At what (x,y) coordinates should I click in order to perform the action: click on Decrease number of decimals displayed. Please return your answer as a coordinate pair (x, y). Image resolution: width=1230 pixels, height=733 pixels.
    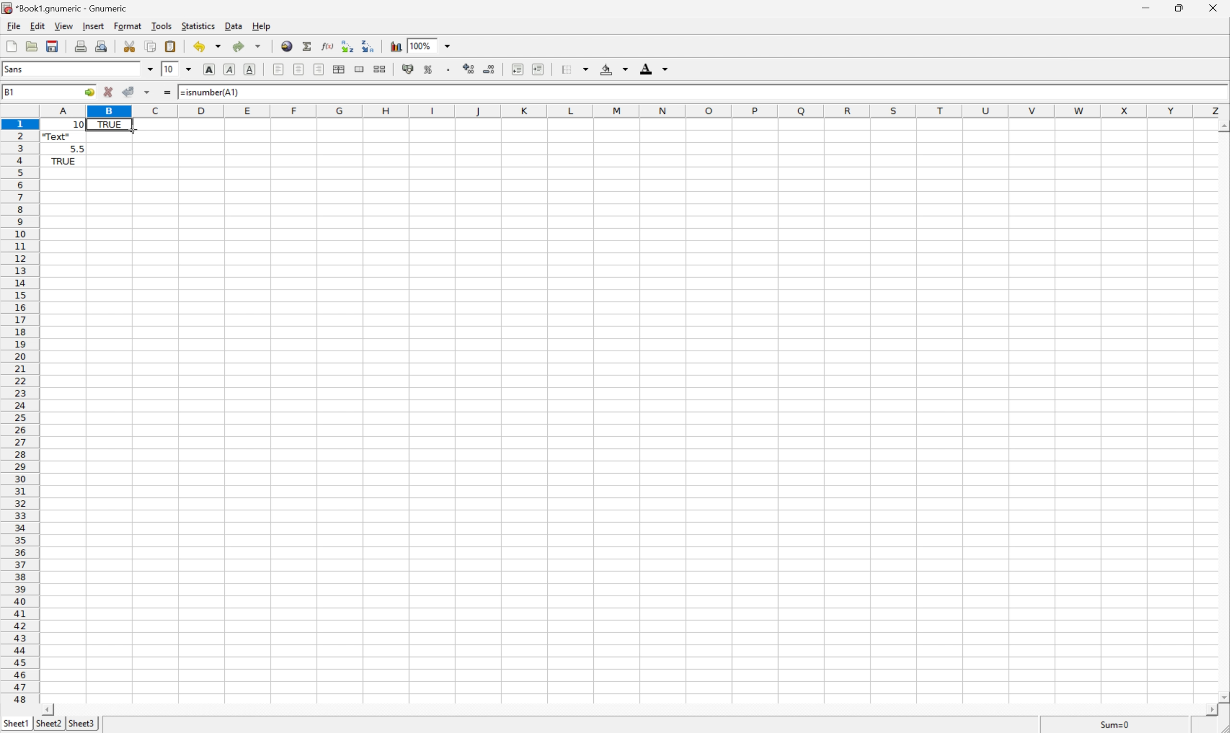
    Looking at the image, I should click on (490, 70).